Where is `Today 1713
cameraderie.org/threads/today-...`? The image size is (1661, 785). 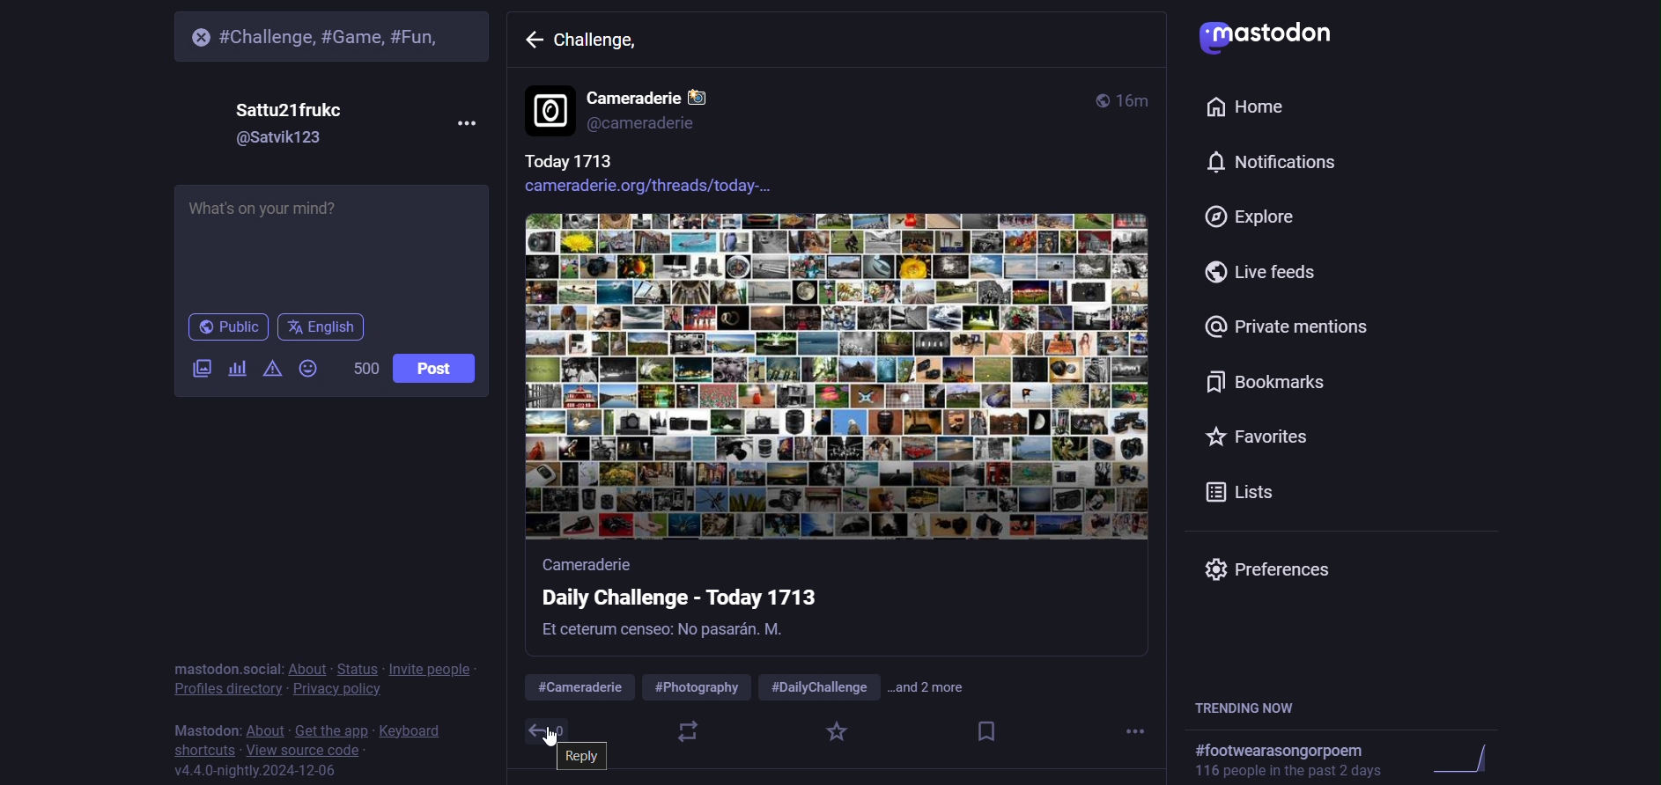
Today 1713
cameraderie.org/threads/today-... is located at coordinates (682, 177).